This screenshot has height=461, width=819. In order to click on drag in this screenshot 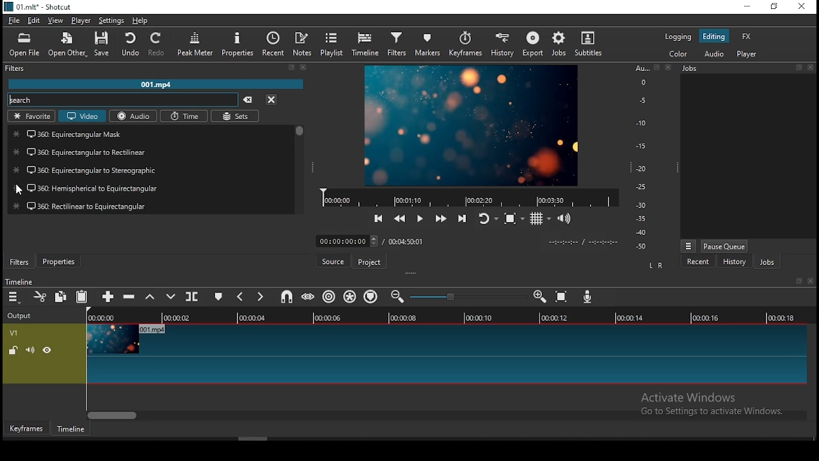, I will do `click(315, 168)`.